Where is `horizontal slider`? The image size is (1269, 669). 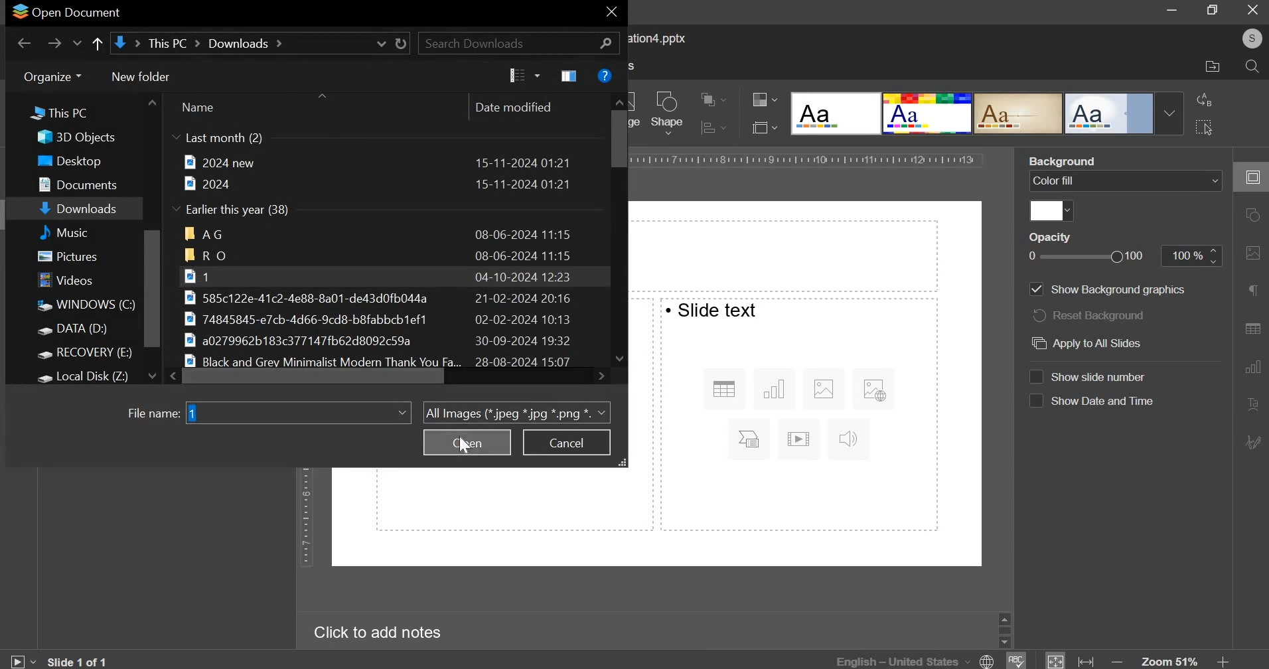
horizontal slider is located at coordinates (387, 376).